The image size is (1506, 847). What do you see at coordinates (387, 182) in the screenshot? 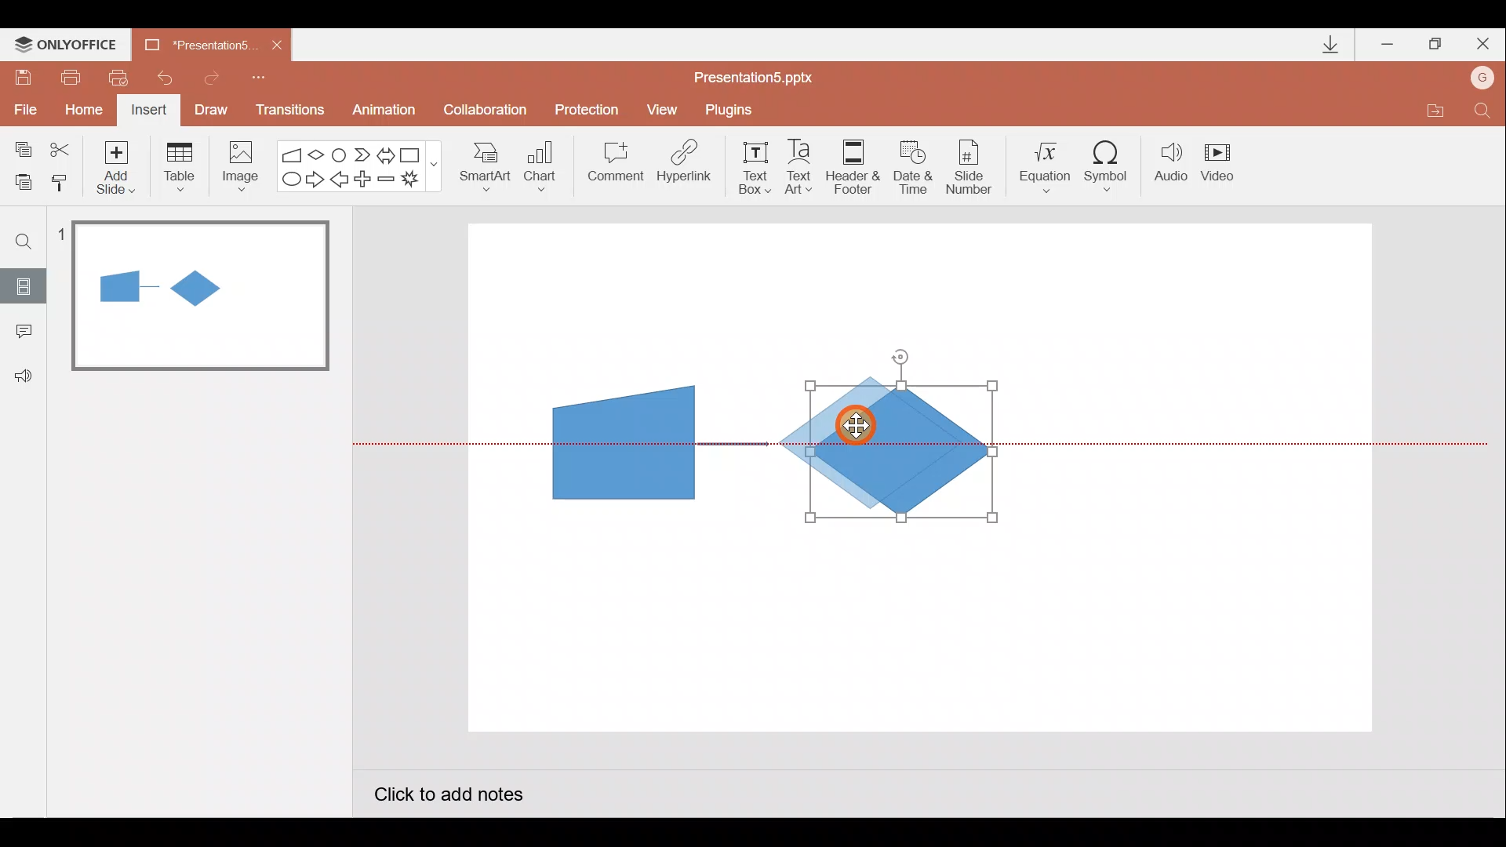
I see `Minus` at bounding box center [387, 182].